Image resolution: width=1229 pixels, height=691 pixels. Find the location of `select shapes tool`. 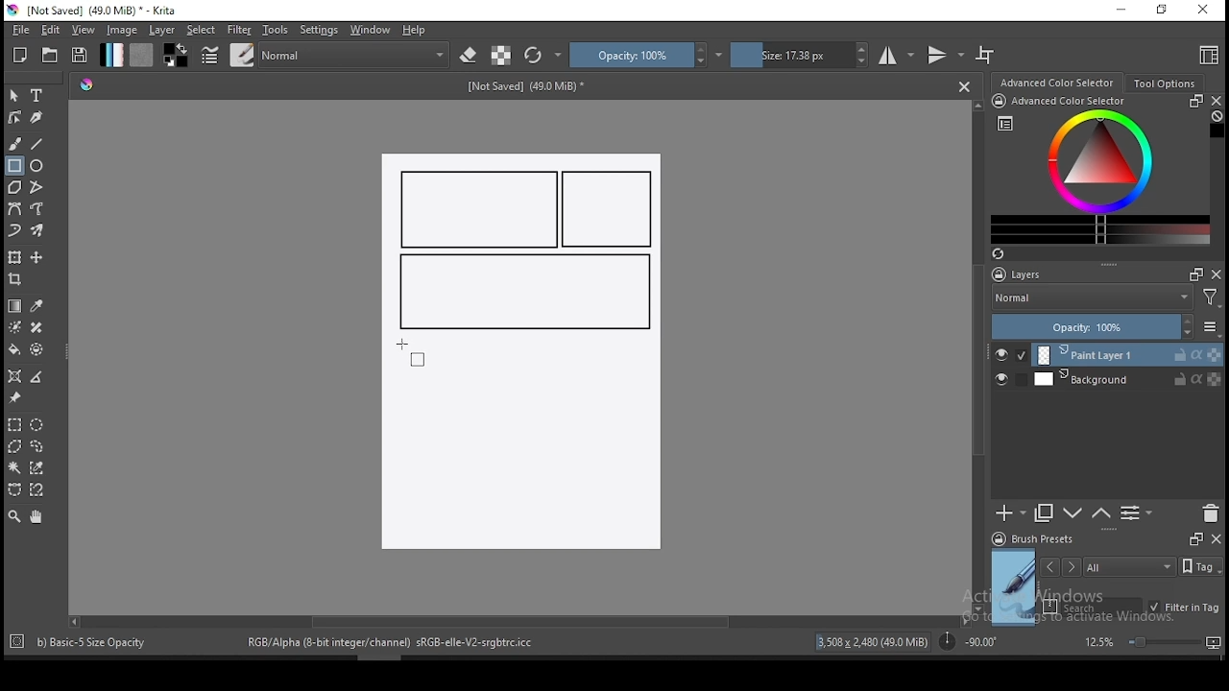

select shapes tool is located at coordinates (14, 95).